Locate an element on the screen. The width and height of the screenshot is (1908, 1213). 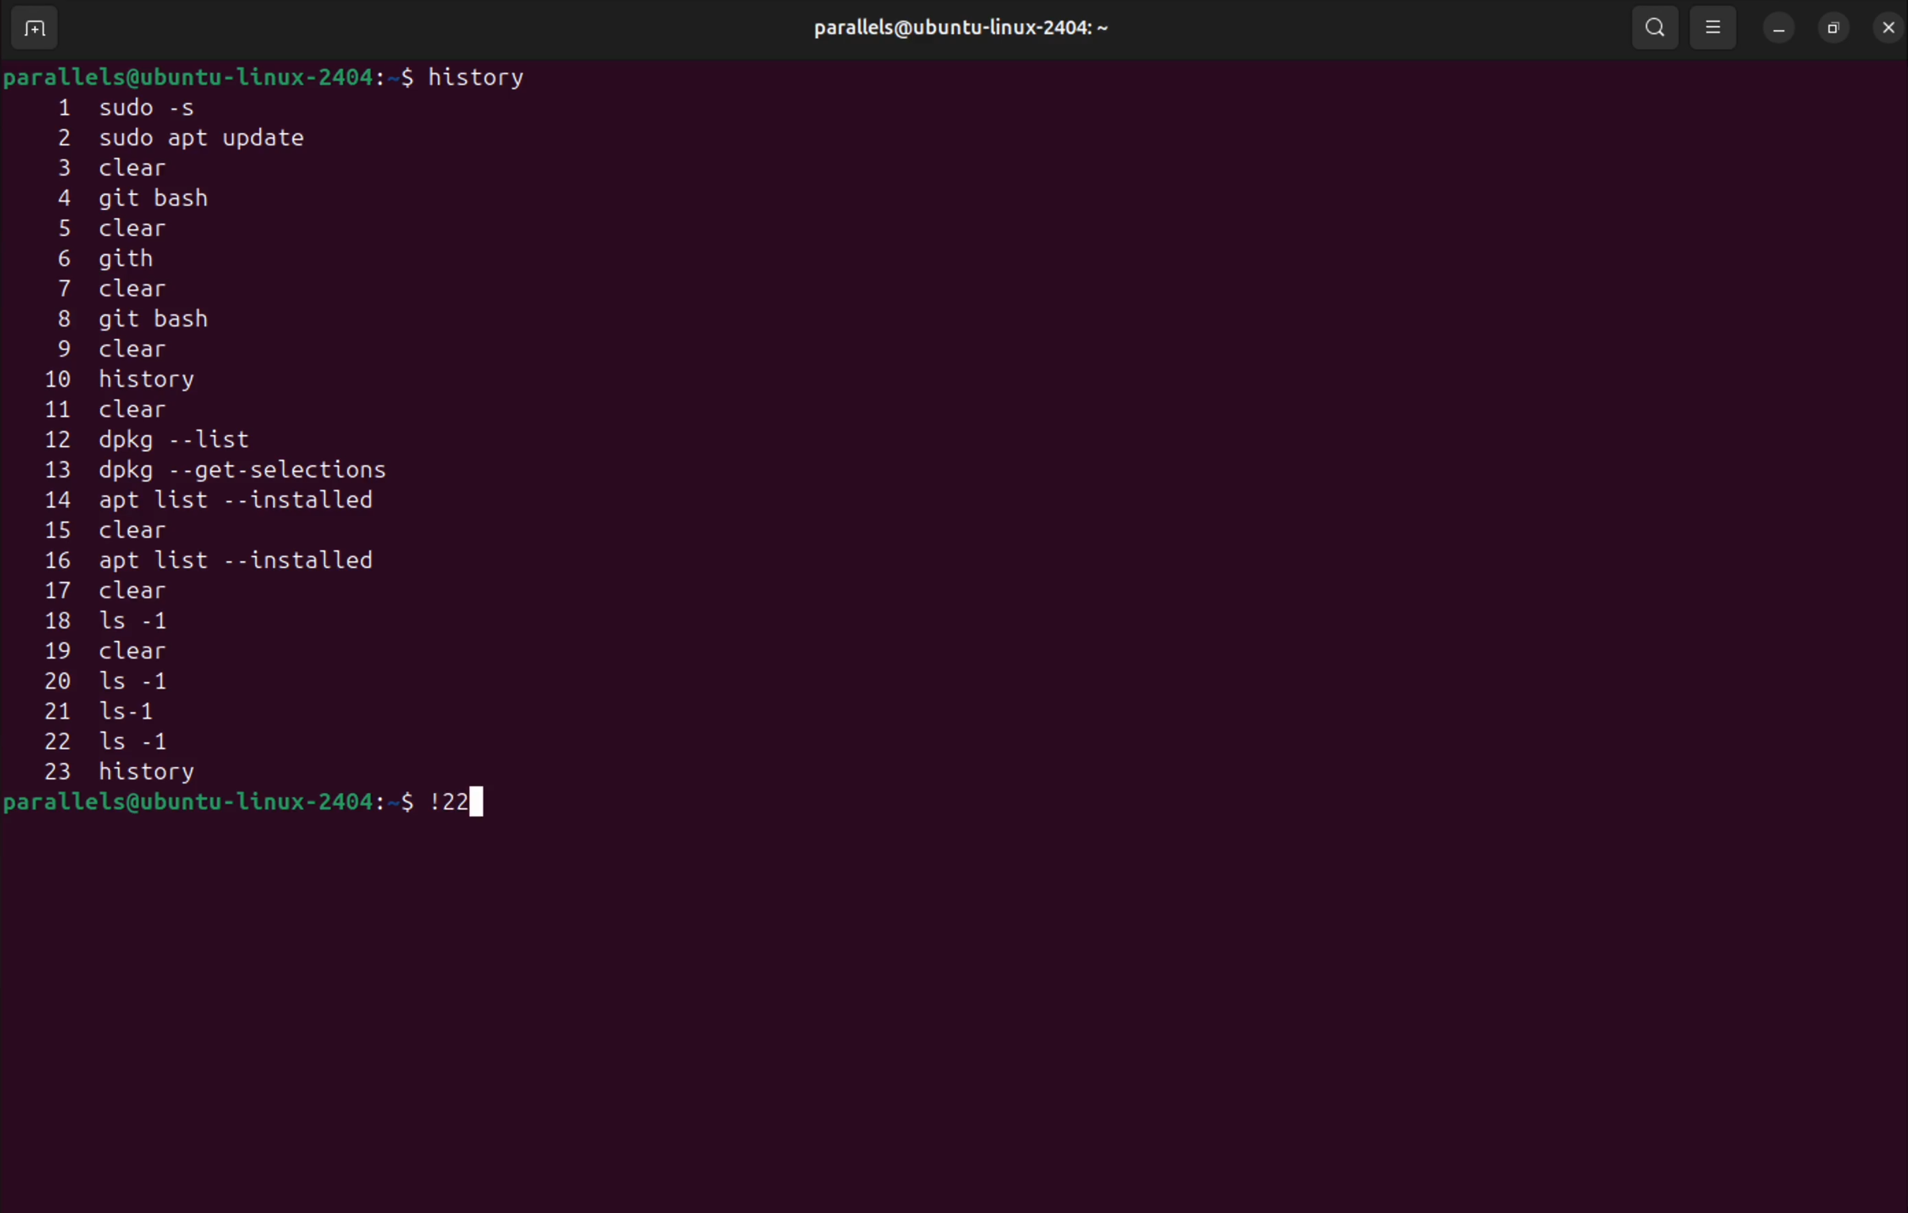
15 clear is located at coordinates (120, 530).